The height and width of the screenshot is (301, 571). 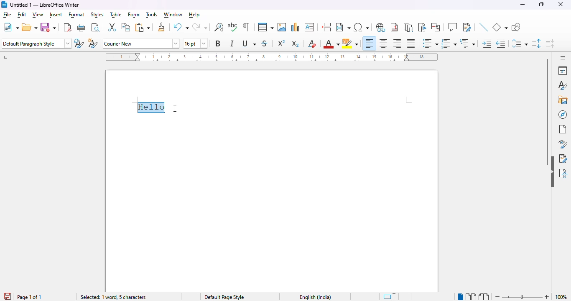 What do you see at coordinates (331, 43) in the screenshot?
I see `font color` at bounding box center [331, 43].